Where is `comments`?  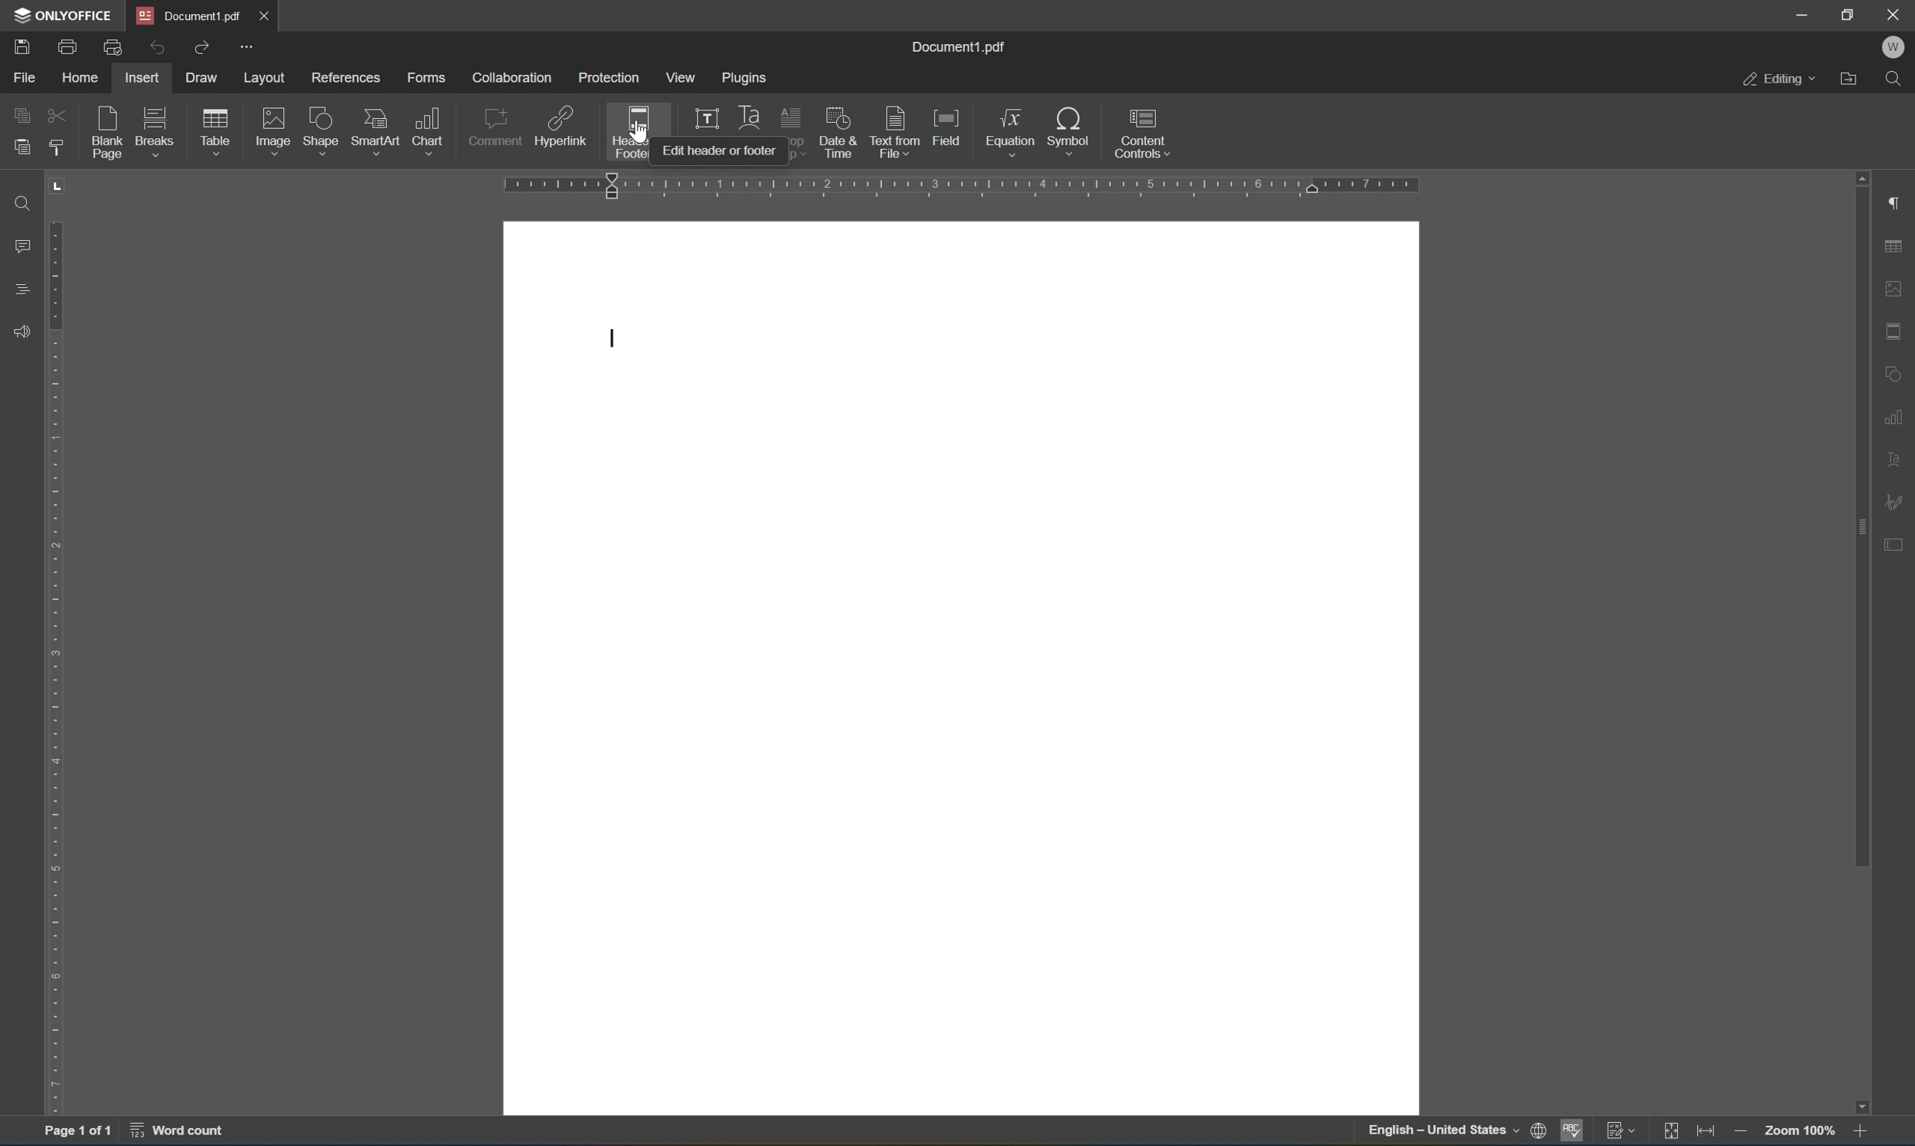
comments is located at coordinates (21, 244).